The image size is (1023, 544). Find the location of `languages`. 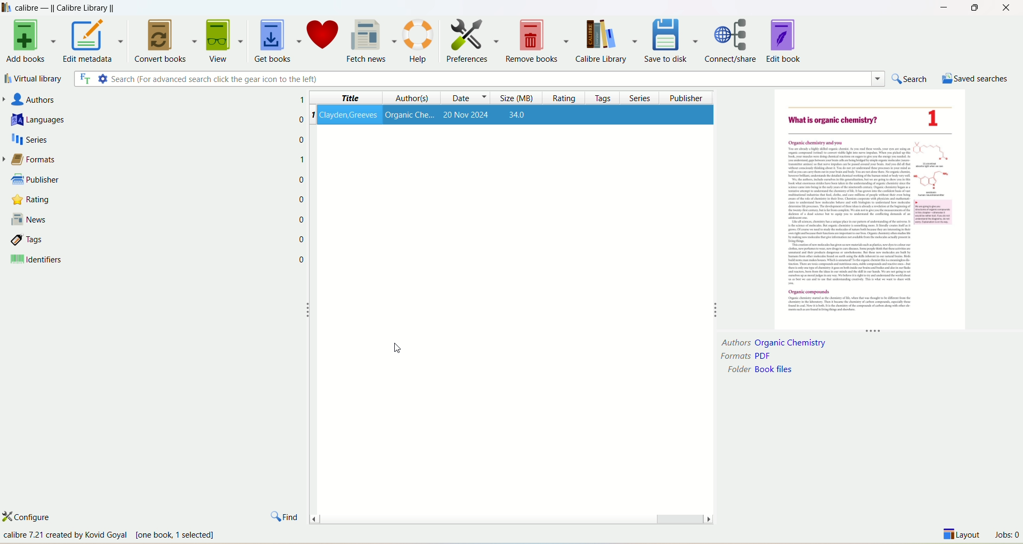

languages is located at coordinates (135, 120).